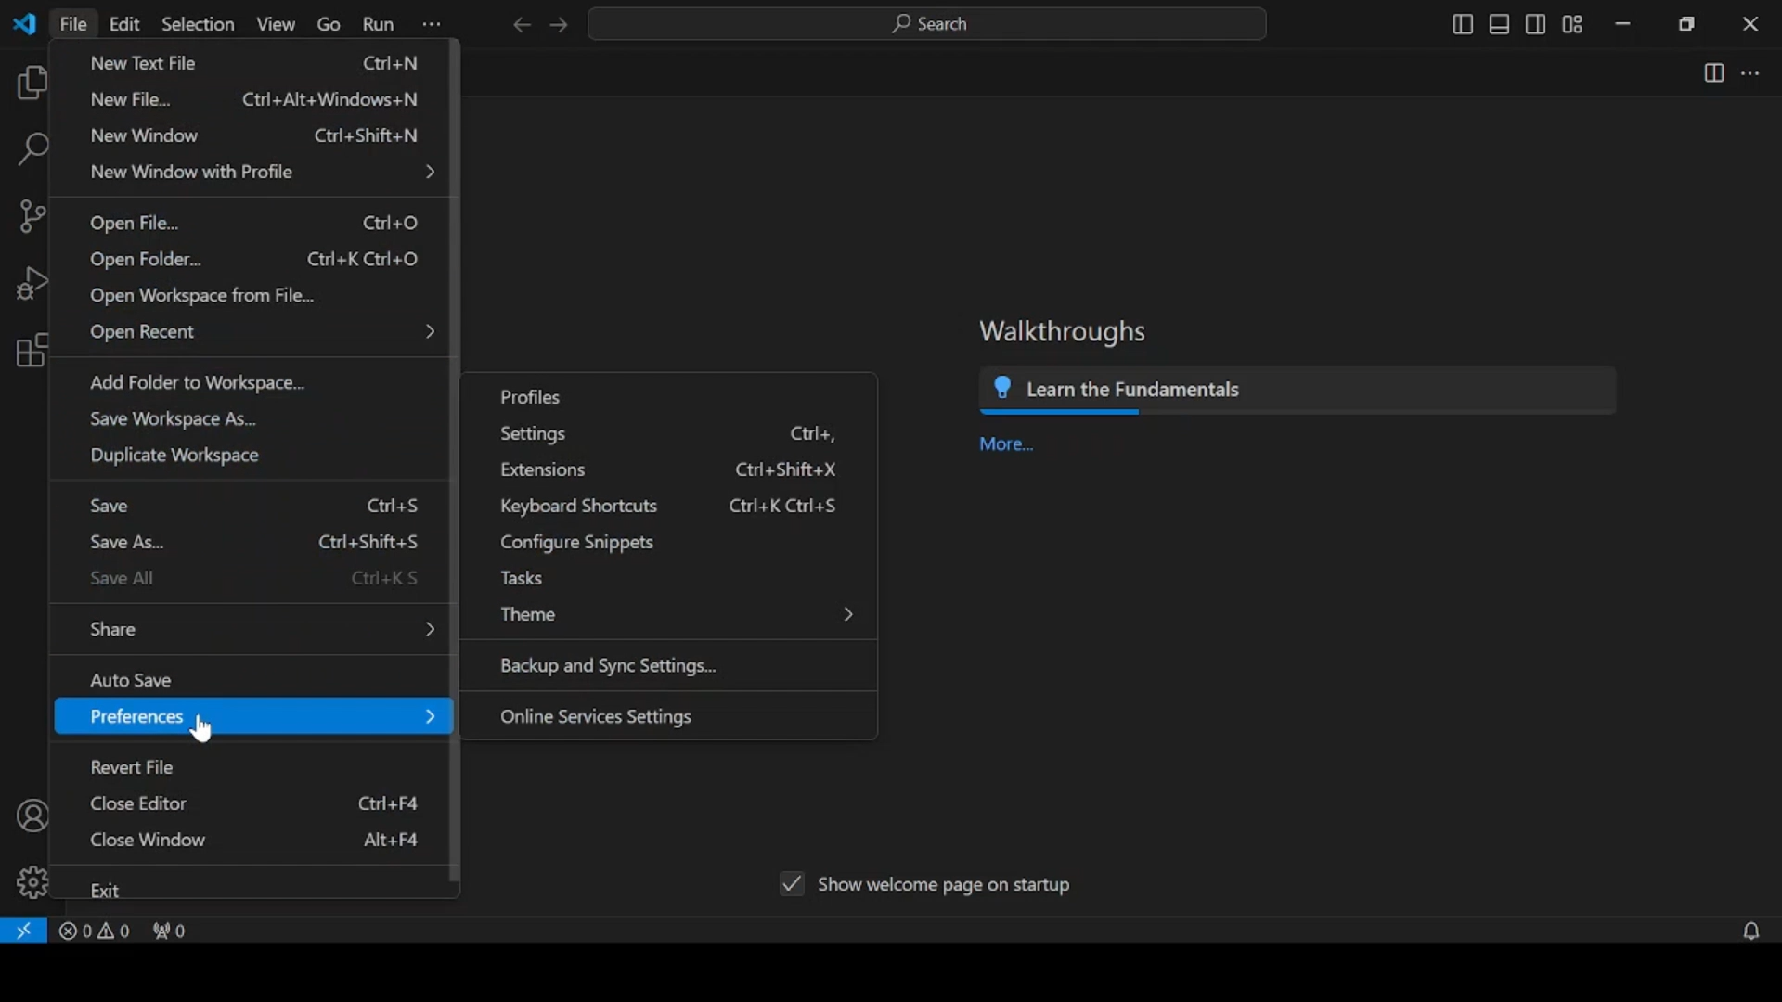 The image size is (1782, 1002). Describe the element at coordinates (394, 504) in the screenshot. I see `Ctrl+S` at that location.